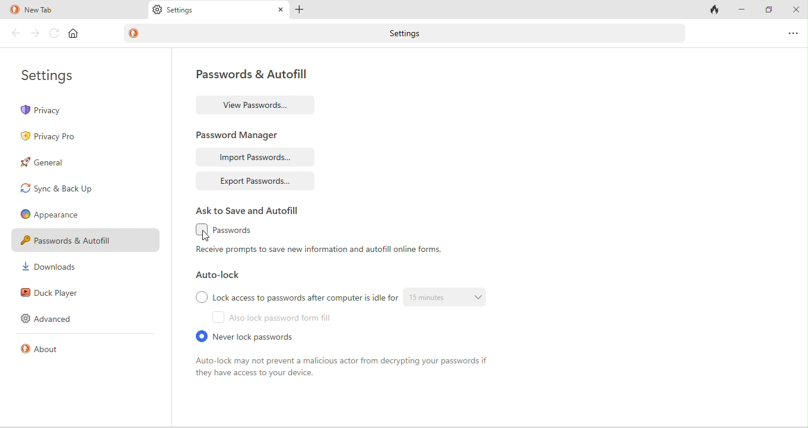  Describe the element at coordinates (771, 11) in the screenshot. I see `maximize` at that location.